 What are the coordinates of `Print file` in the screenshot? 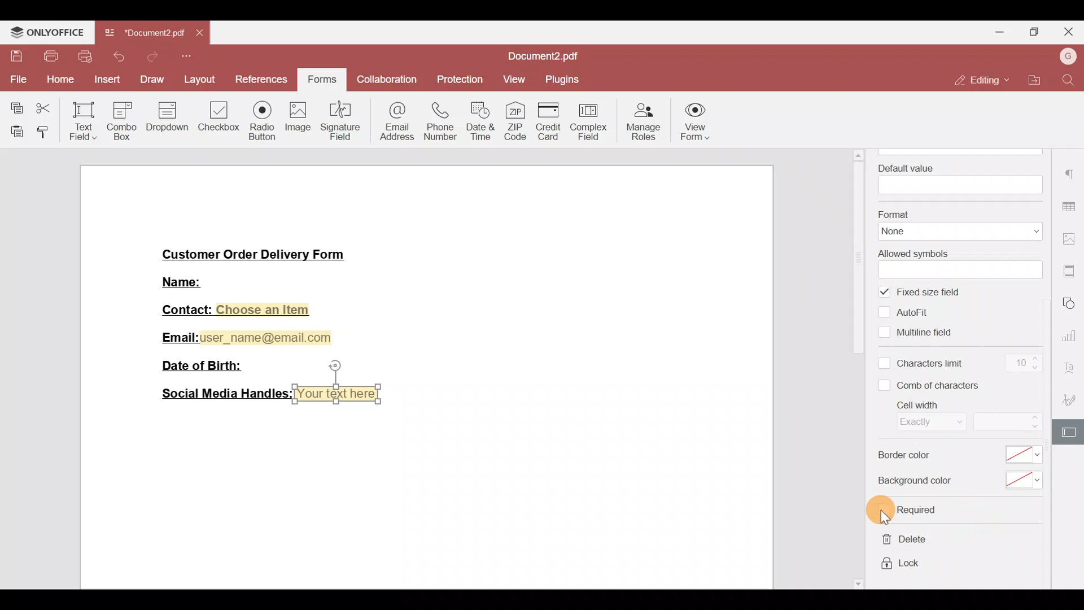 It's located at (49, 56).